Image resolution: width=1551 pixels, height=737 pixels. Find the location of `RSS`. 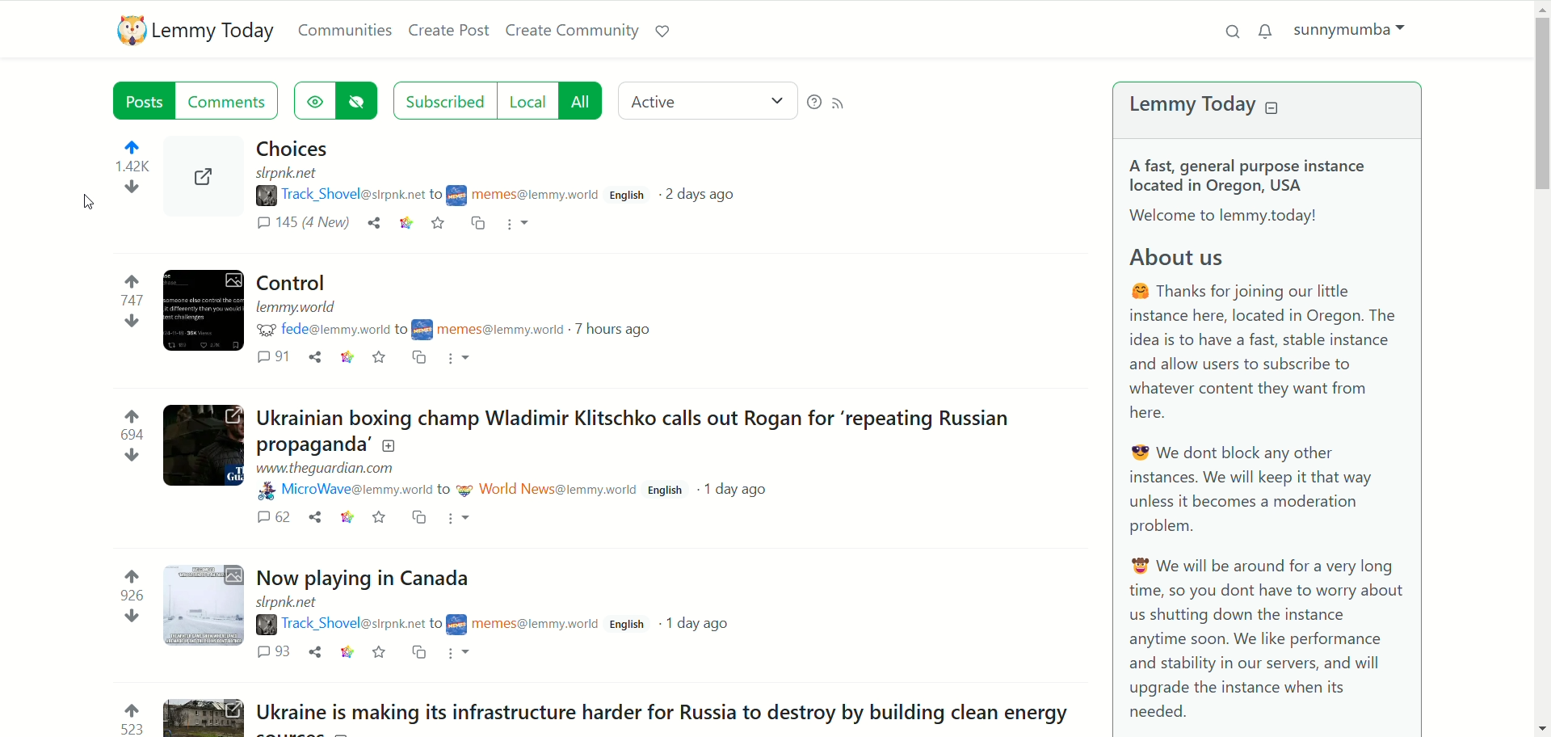

RSS is located at coordinates (847, 102).